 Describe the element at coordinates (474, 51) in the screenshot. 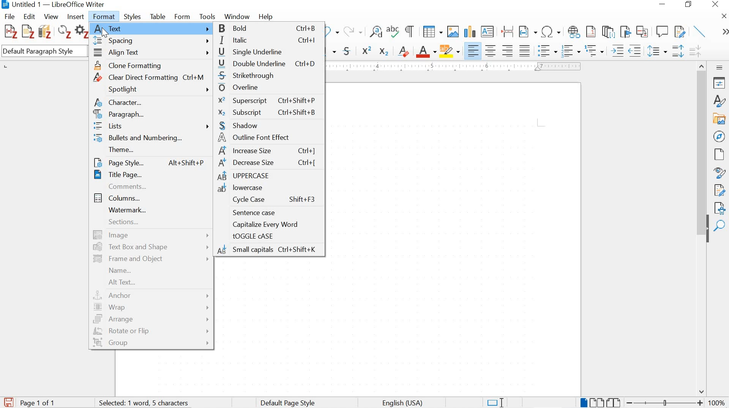

I see `align left` at that location.